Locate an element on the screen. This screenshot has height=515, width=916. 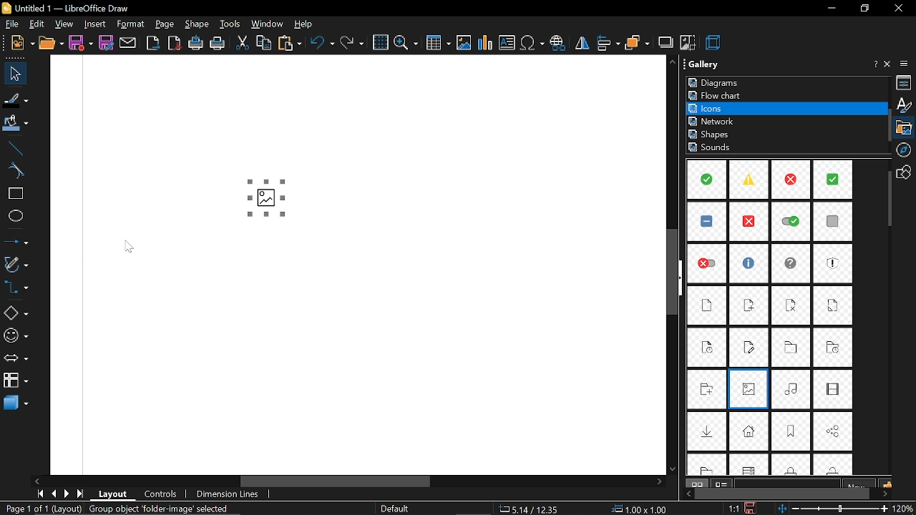
help is located at coordinates (874, 66).